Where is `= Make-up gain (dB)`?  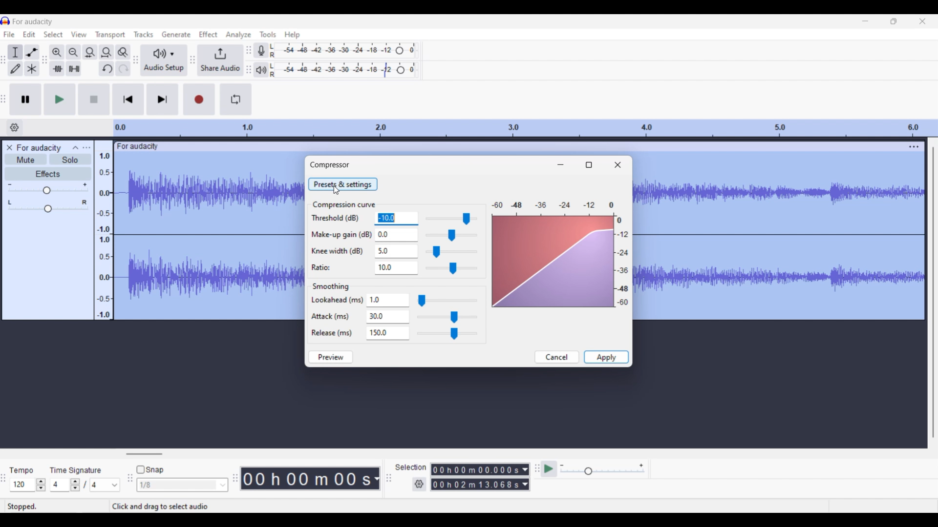 = Make-up gain (dB) is located at coordinates (342, 234).